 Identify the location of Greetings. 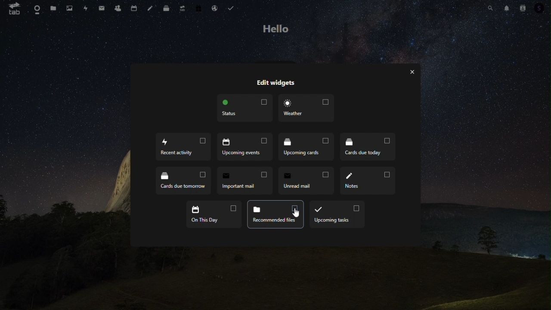
(275, 30).